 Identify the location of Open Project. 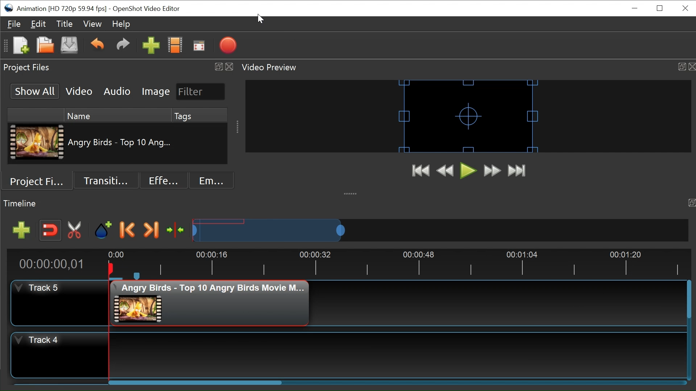
(45, 46).